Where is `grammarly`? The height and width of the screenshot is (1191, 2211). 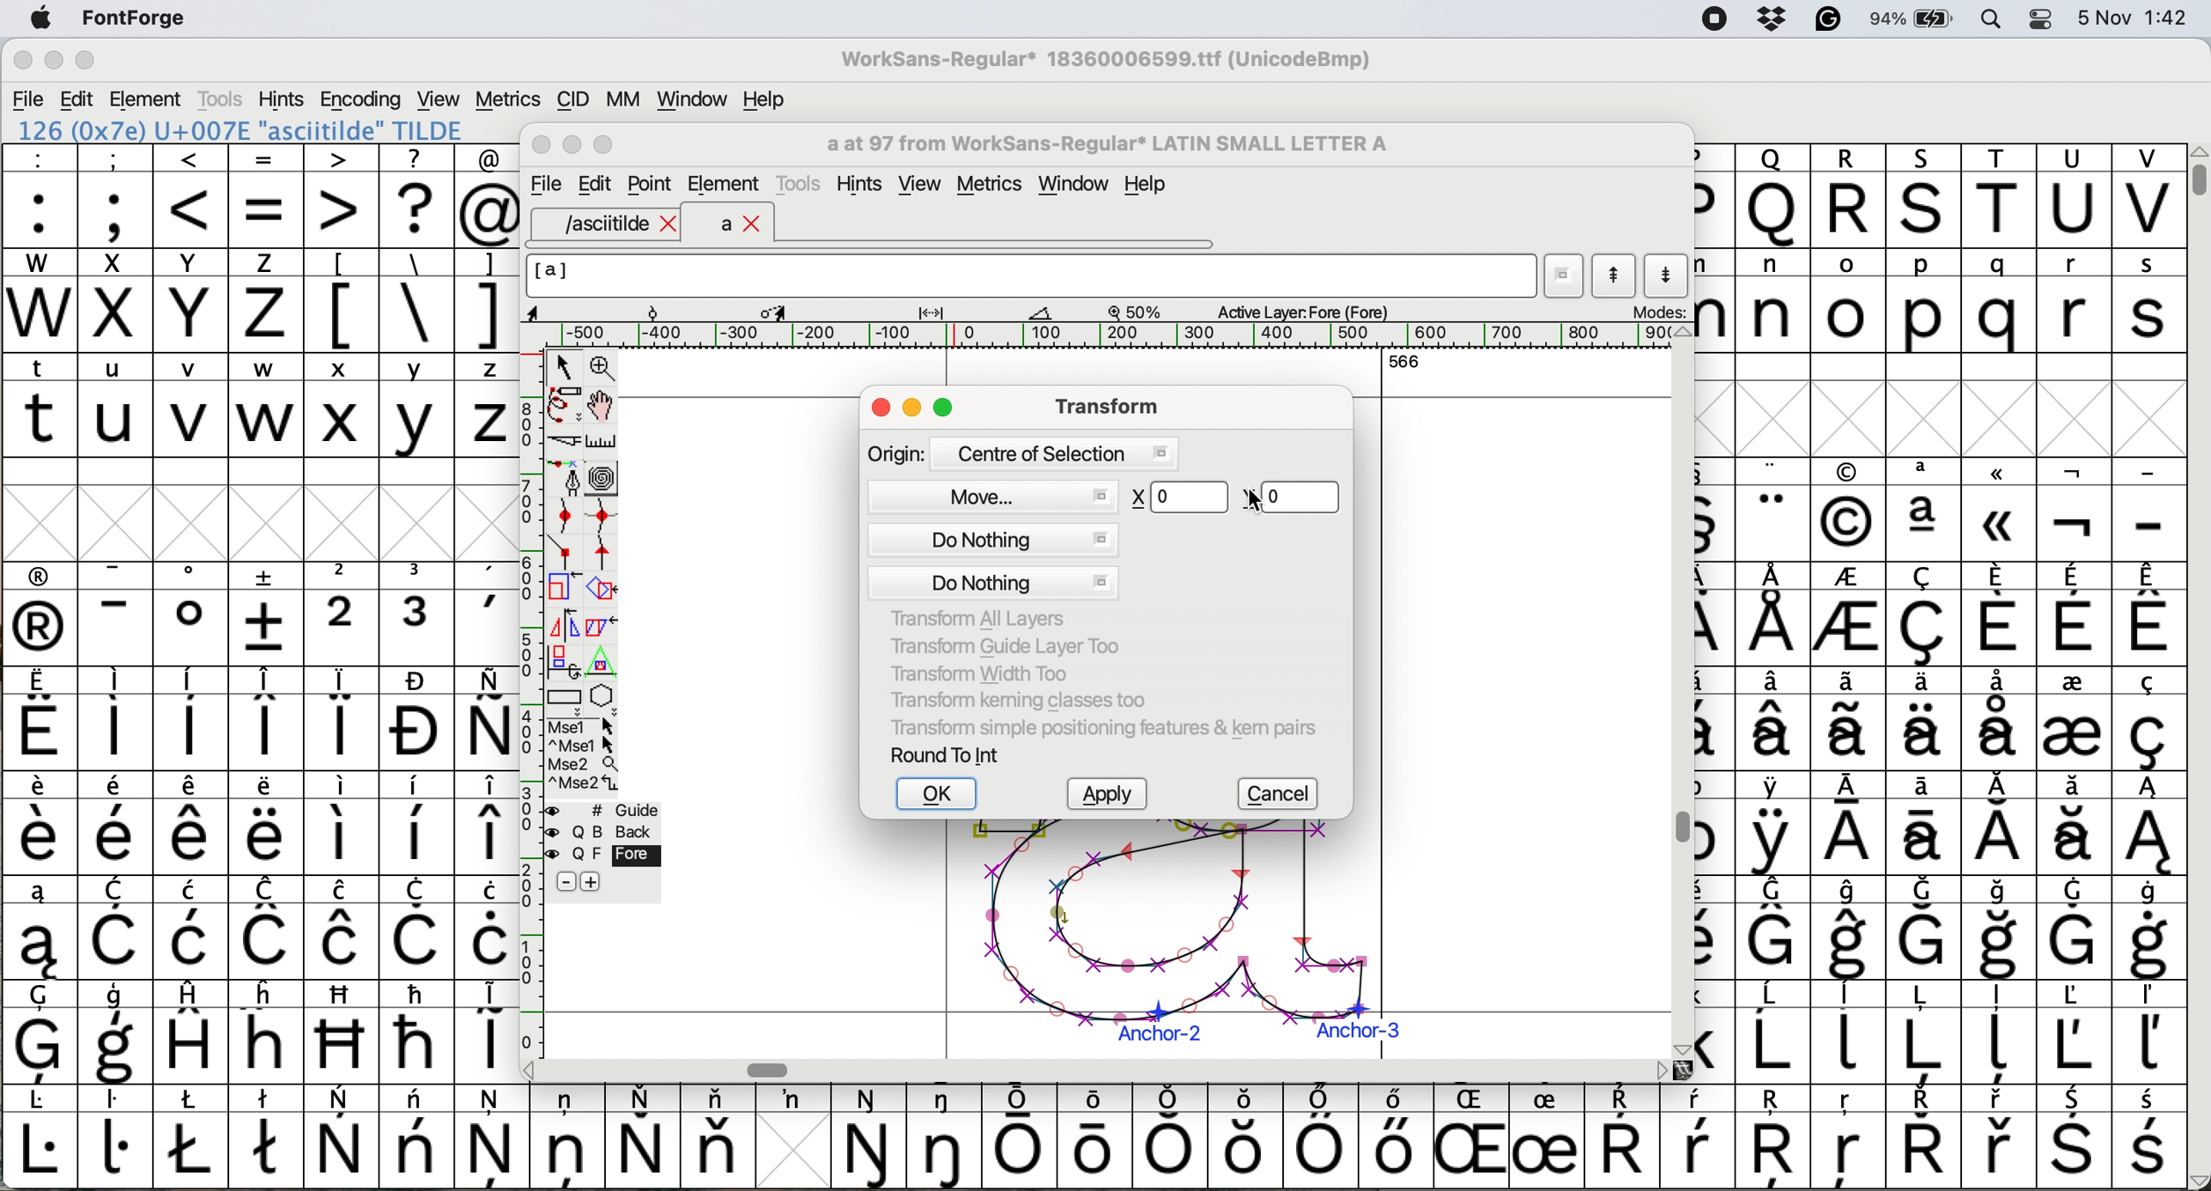 grammarly is located at coordinates (1827, 22).